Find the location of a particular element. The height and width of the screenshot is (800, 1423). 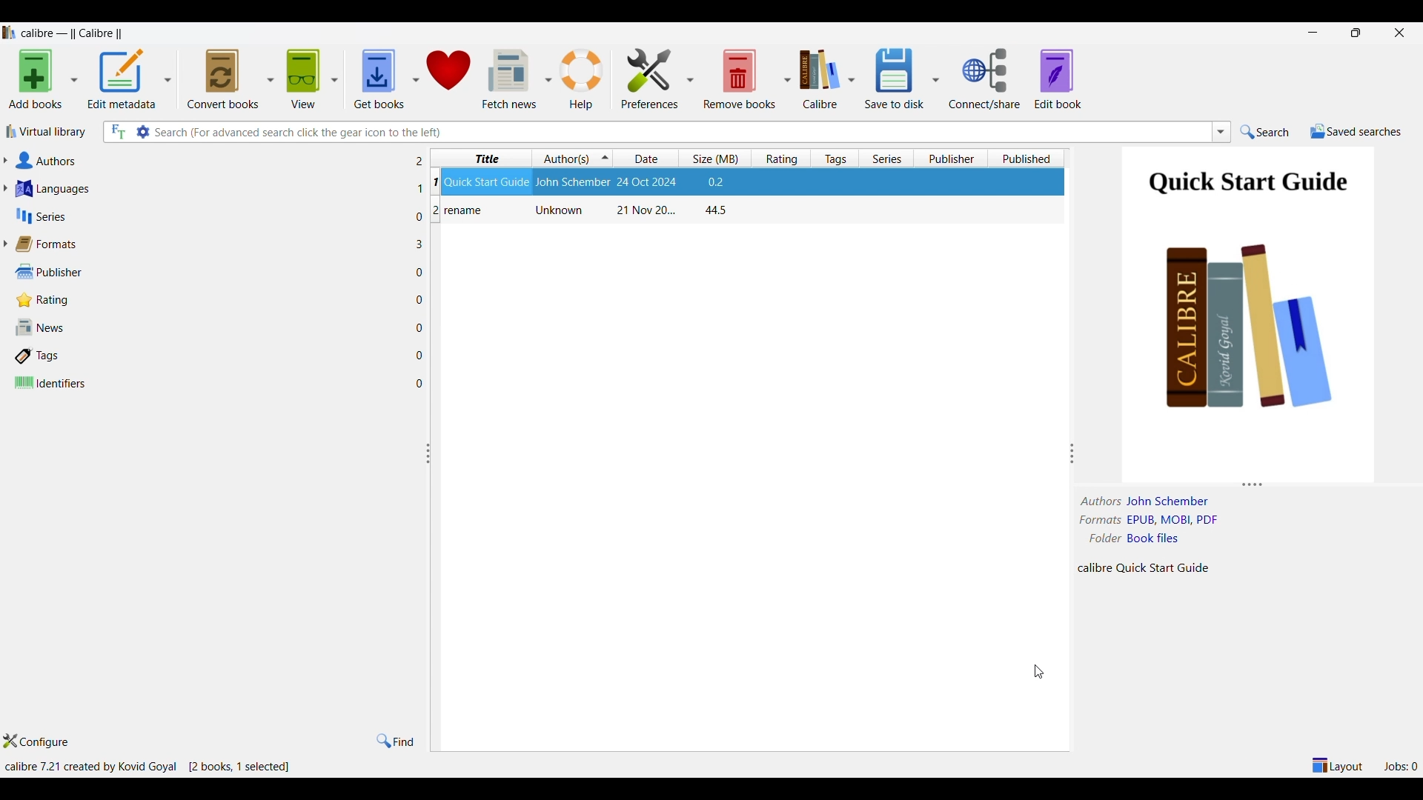

Type in searches is located at coordinates (680, 133).